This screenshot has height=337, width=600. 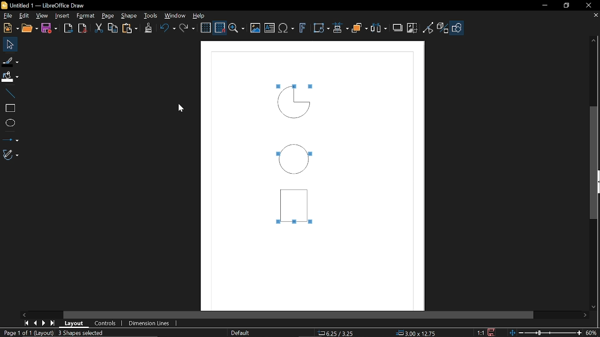 What do you see at coordinates (313, 154) in the screenshot?
I see `Tiny squares sound selected objects` at bounding box center [313, 154].